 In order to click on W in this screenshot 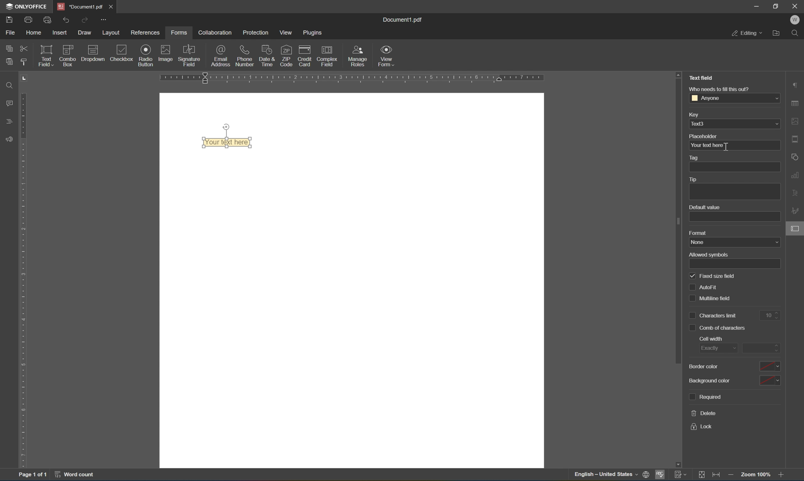, I will do `click(797, 19)`.